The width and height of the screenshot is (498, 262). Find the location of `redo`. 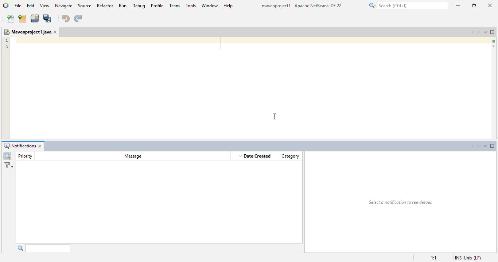

redo is located at coordinates (78, 19).